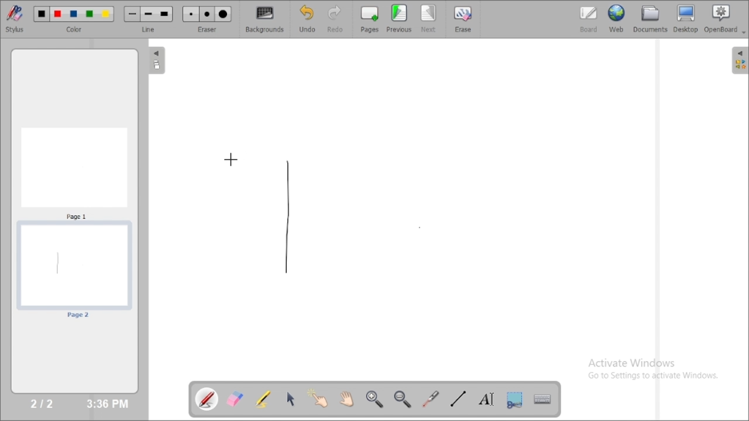 This screenshot has width=749, height=421. Describe the element at coordinates (431, 399) in the screenshot. I see `virtual laser pointer` at that location.